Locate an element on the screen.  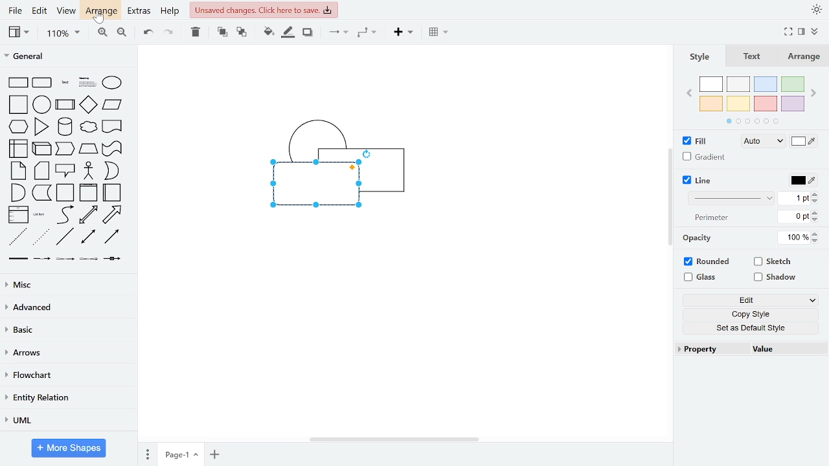
decrease perimeter is located at coordinates (815, 219).